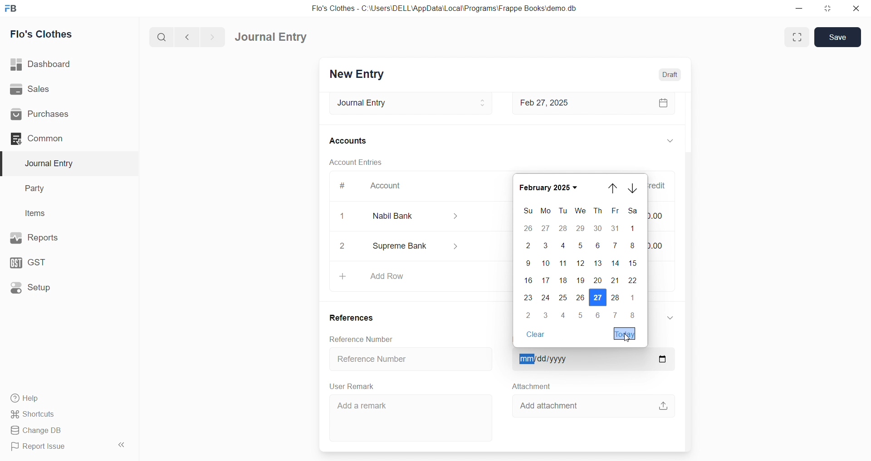 The height and width of the screenshot is (461, 871). I want to click on 26, so click(580, 298).